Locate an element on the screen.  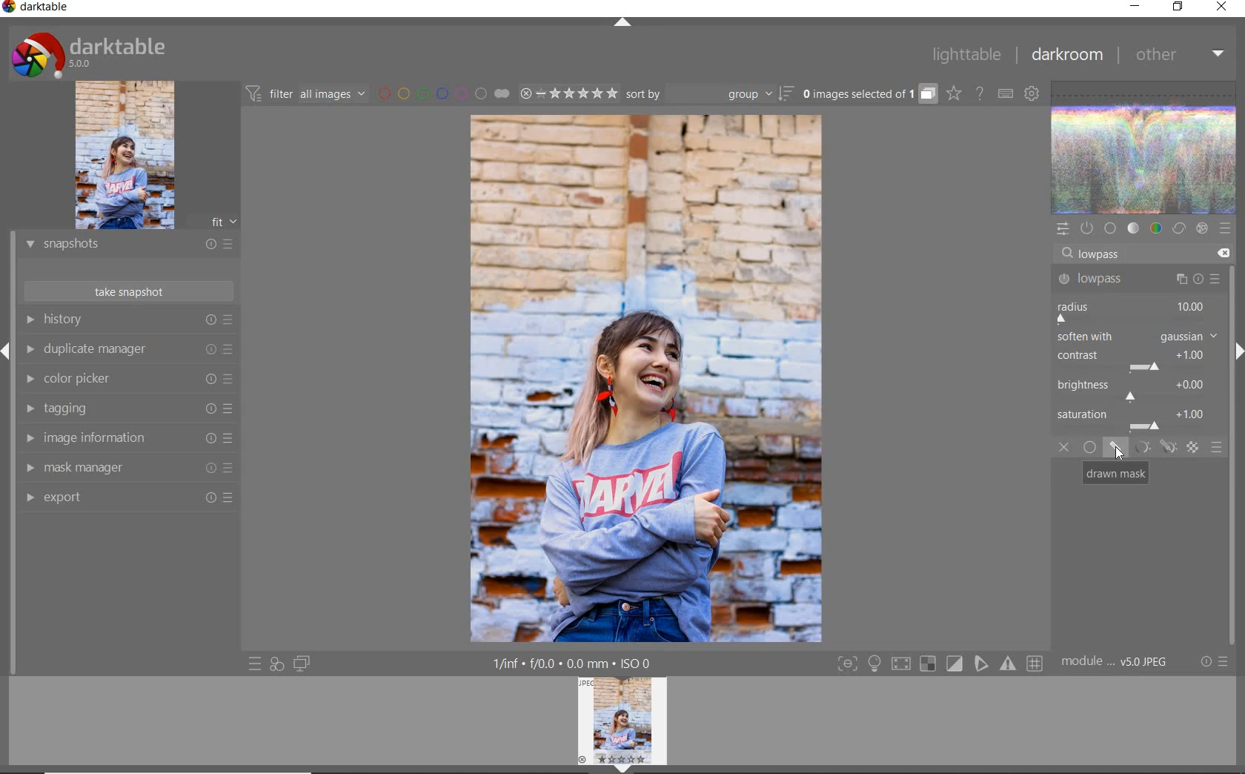
lowpass is located at coordinates (1106, 255).